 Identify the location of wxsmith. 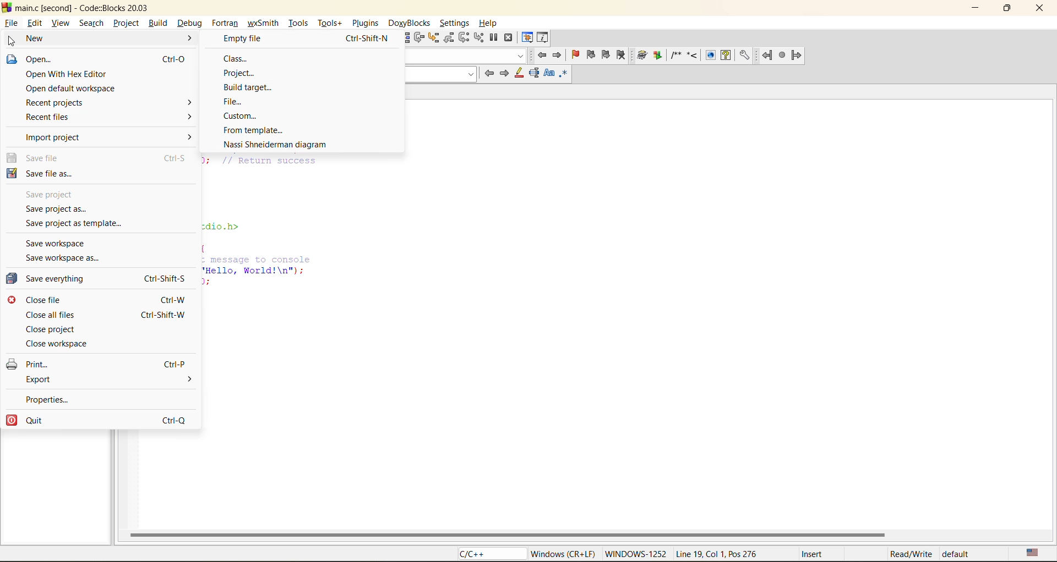
(264, 24).